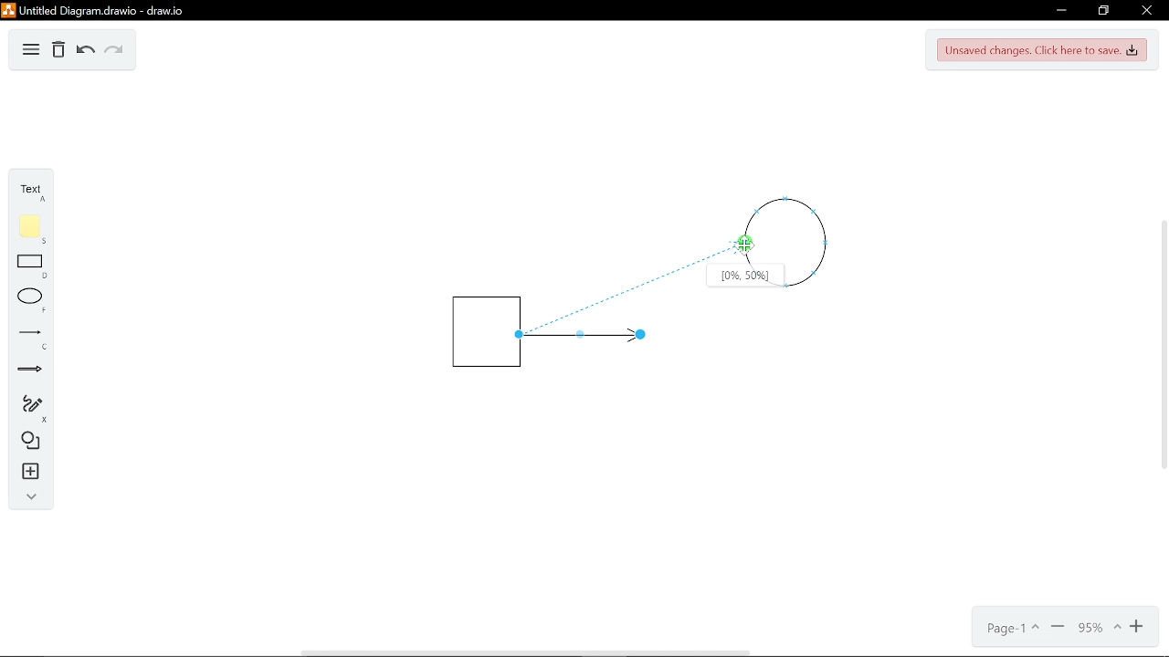  What do you see at coordinates (32, 50) in the screenshot?
I see `Diagram` at bounding box center [32, 50].